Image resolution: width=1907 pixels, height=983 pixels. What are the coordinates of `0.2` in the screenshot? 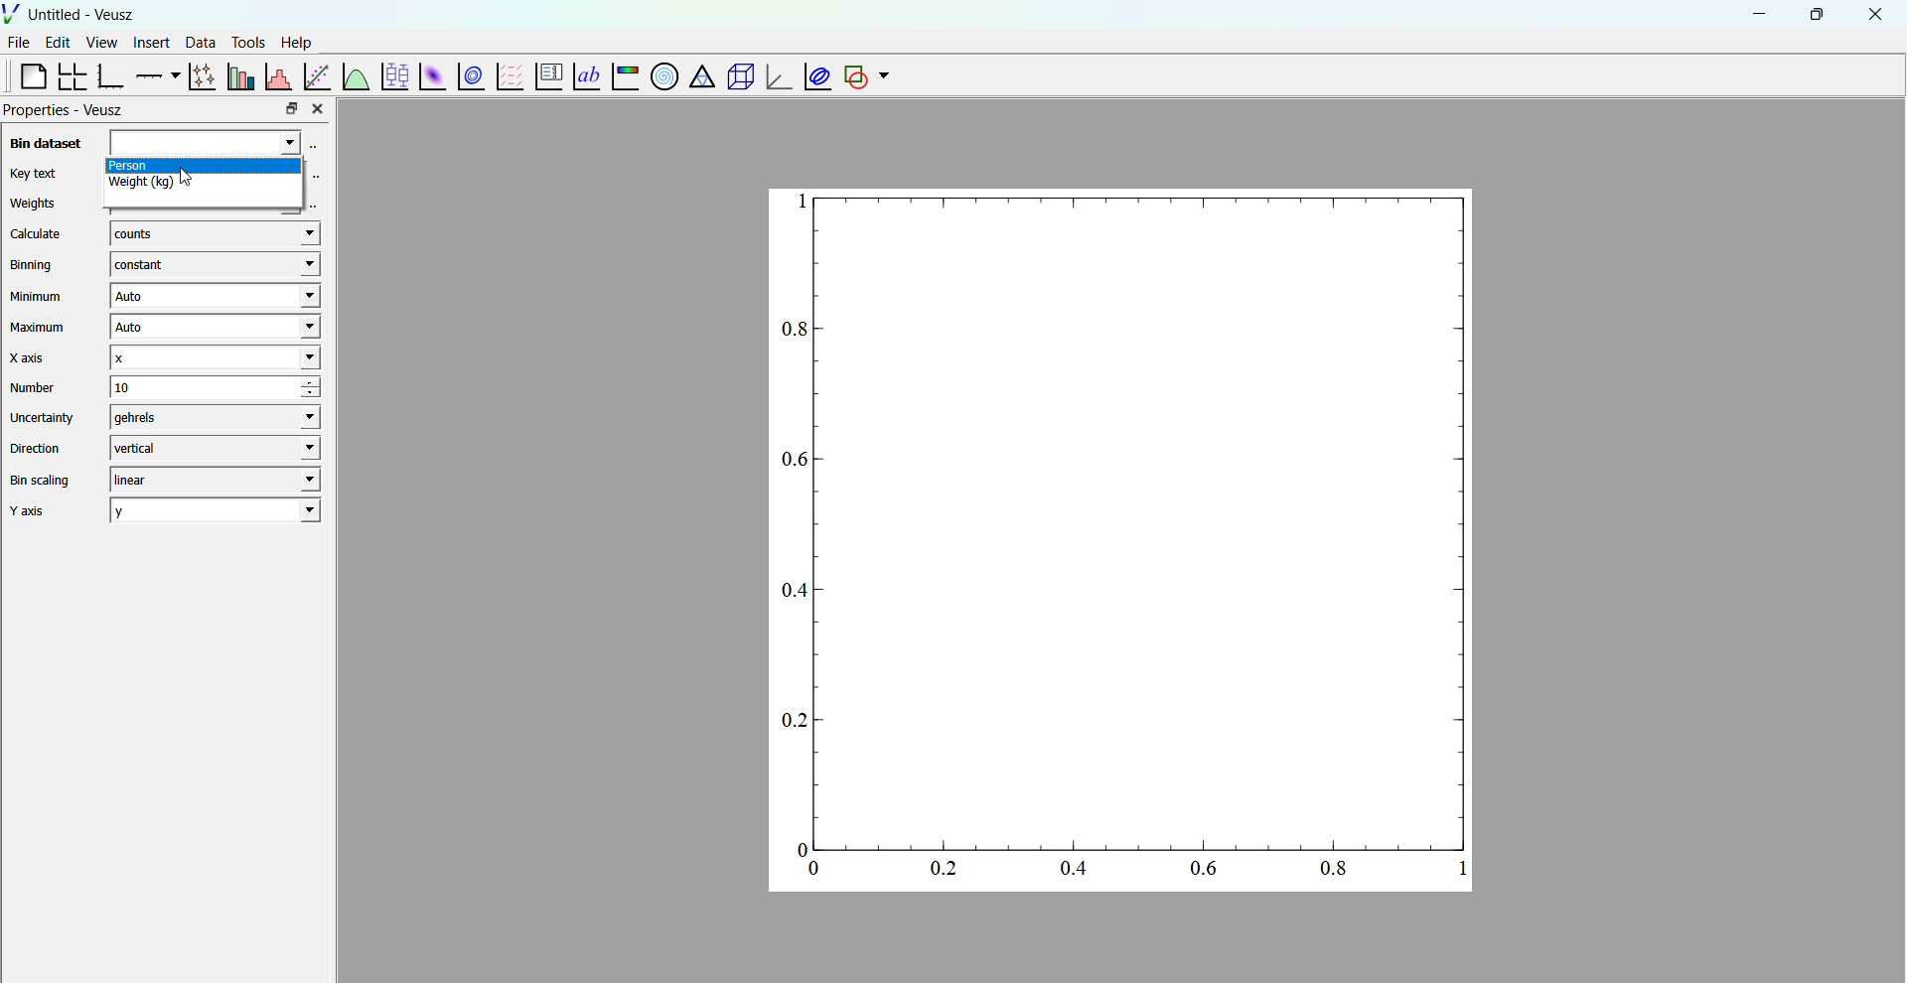 It's located at (792, 723).